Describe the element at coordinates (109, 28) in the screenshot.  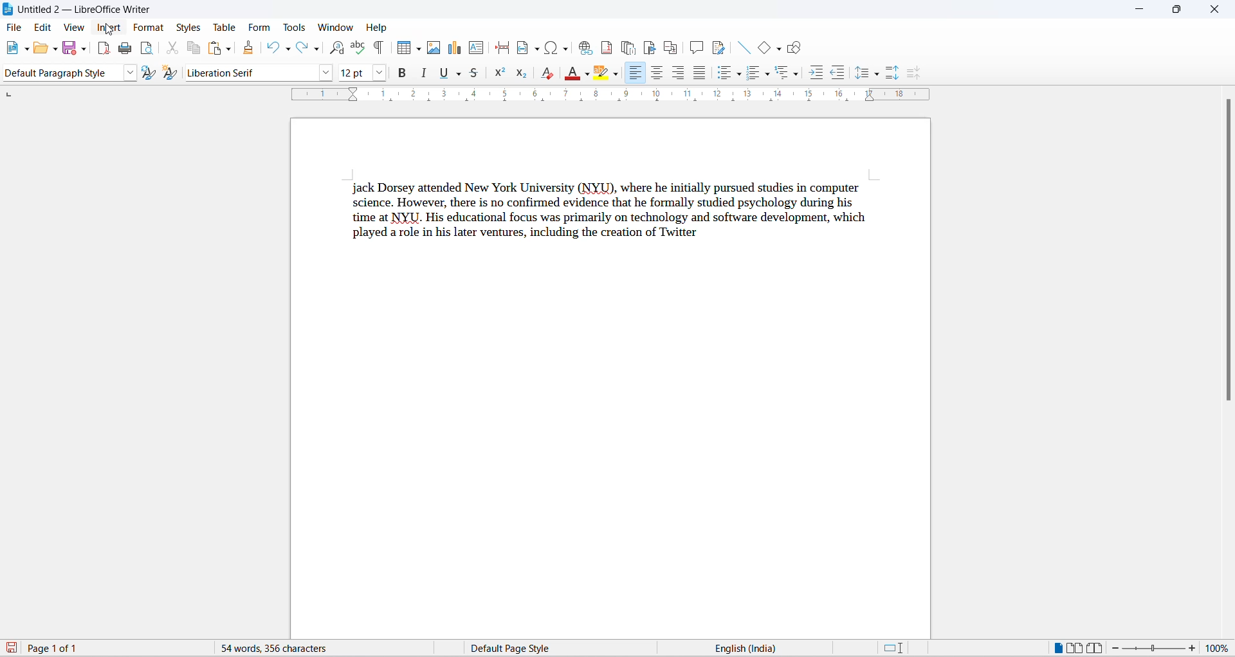
I see `insert` at that location.